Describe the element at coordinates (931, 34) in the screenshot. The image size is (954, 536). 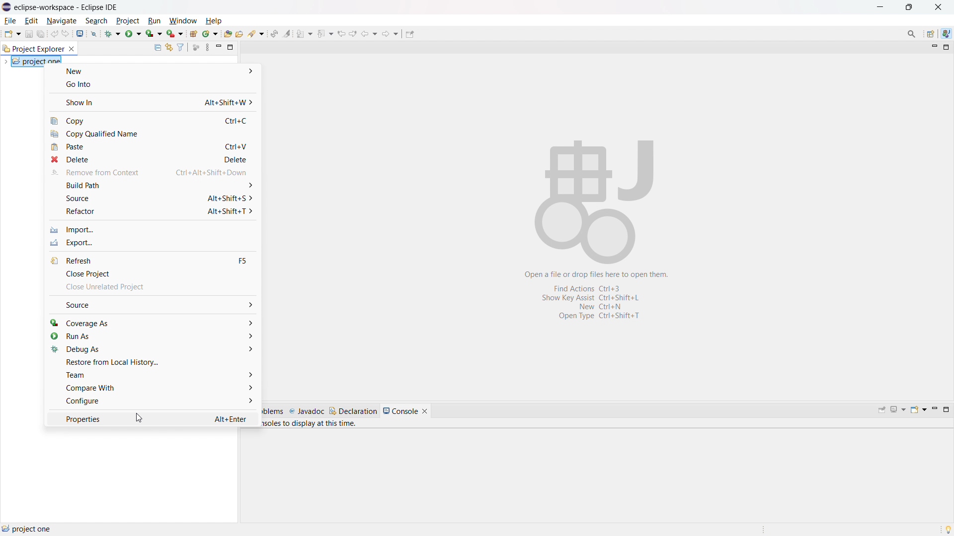
I see `open perspective` at that location.